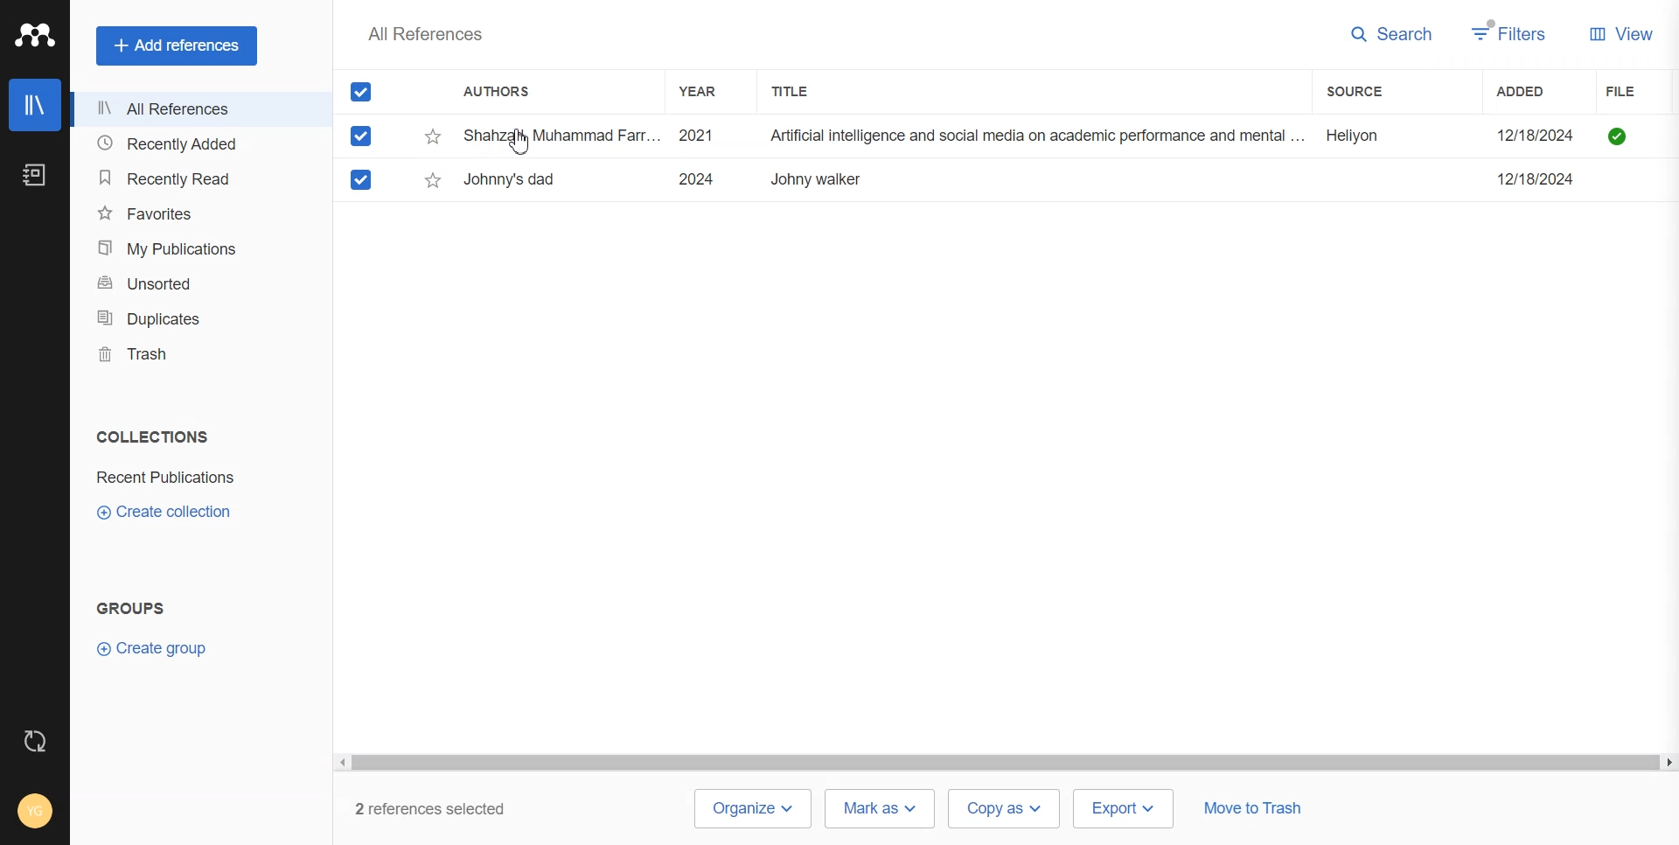 This screenshot has width=1679, height=845. I want to click on Filters, so click(1510, 33).